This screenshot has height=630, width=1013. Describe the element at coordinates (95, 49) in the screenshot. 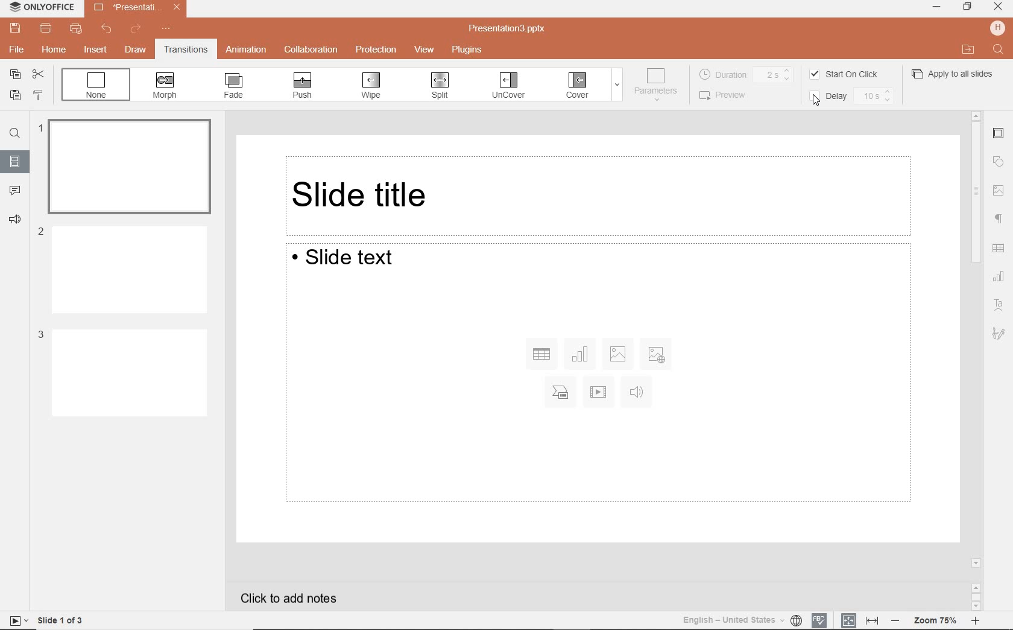

I see `insert` at that location.